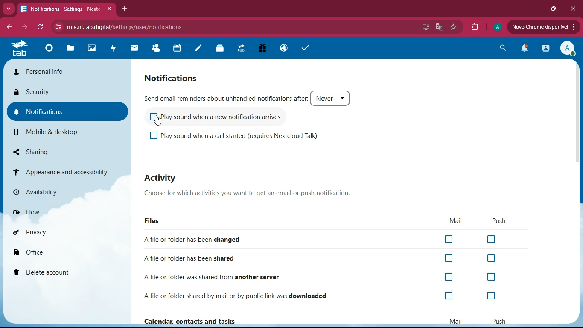  What do you see at coordinates (454, 27) in the screenshot?
I see `favourite` at bounding box center [454, 27].